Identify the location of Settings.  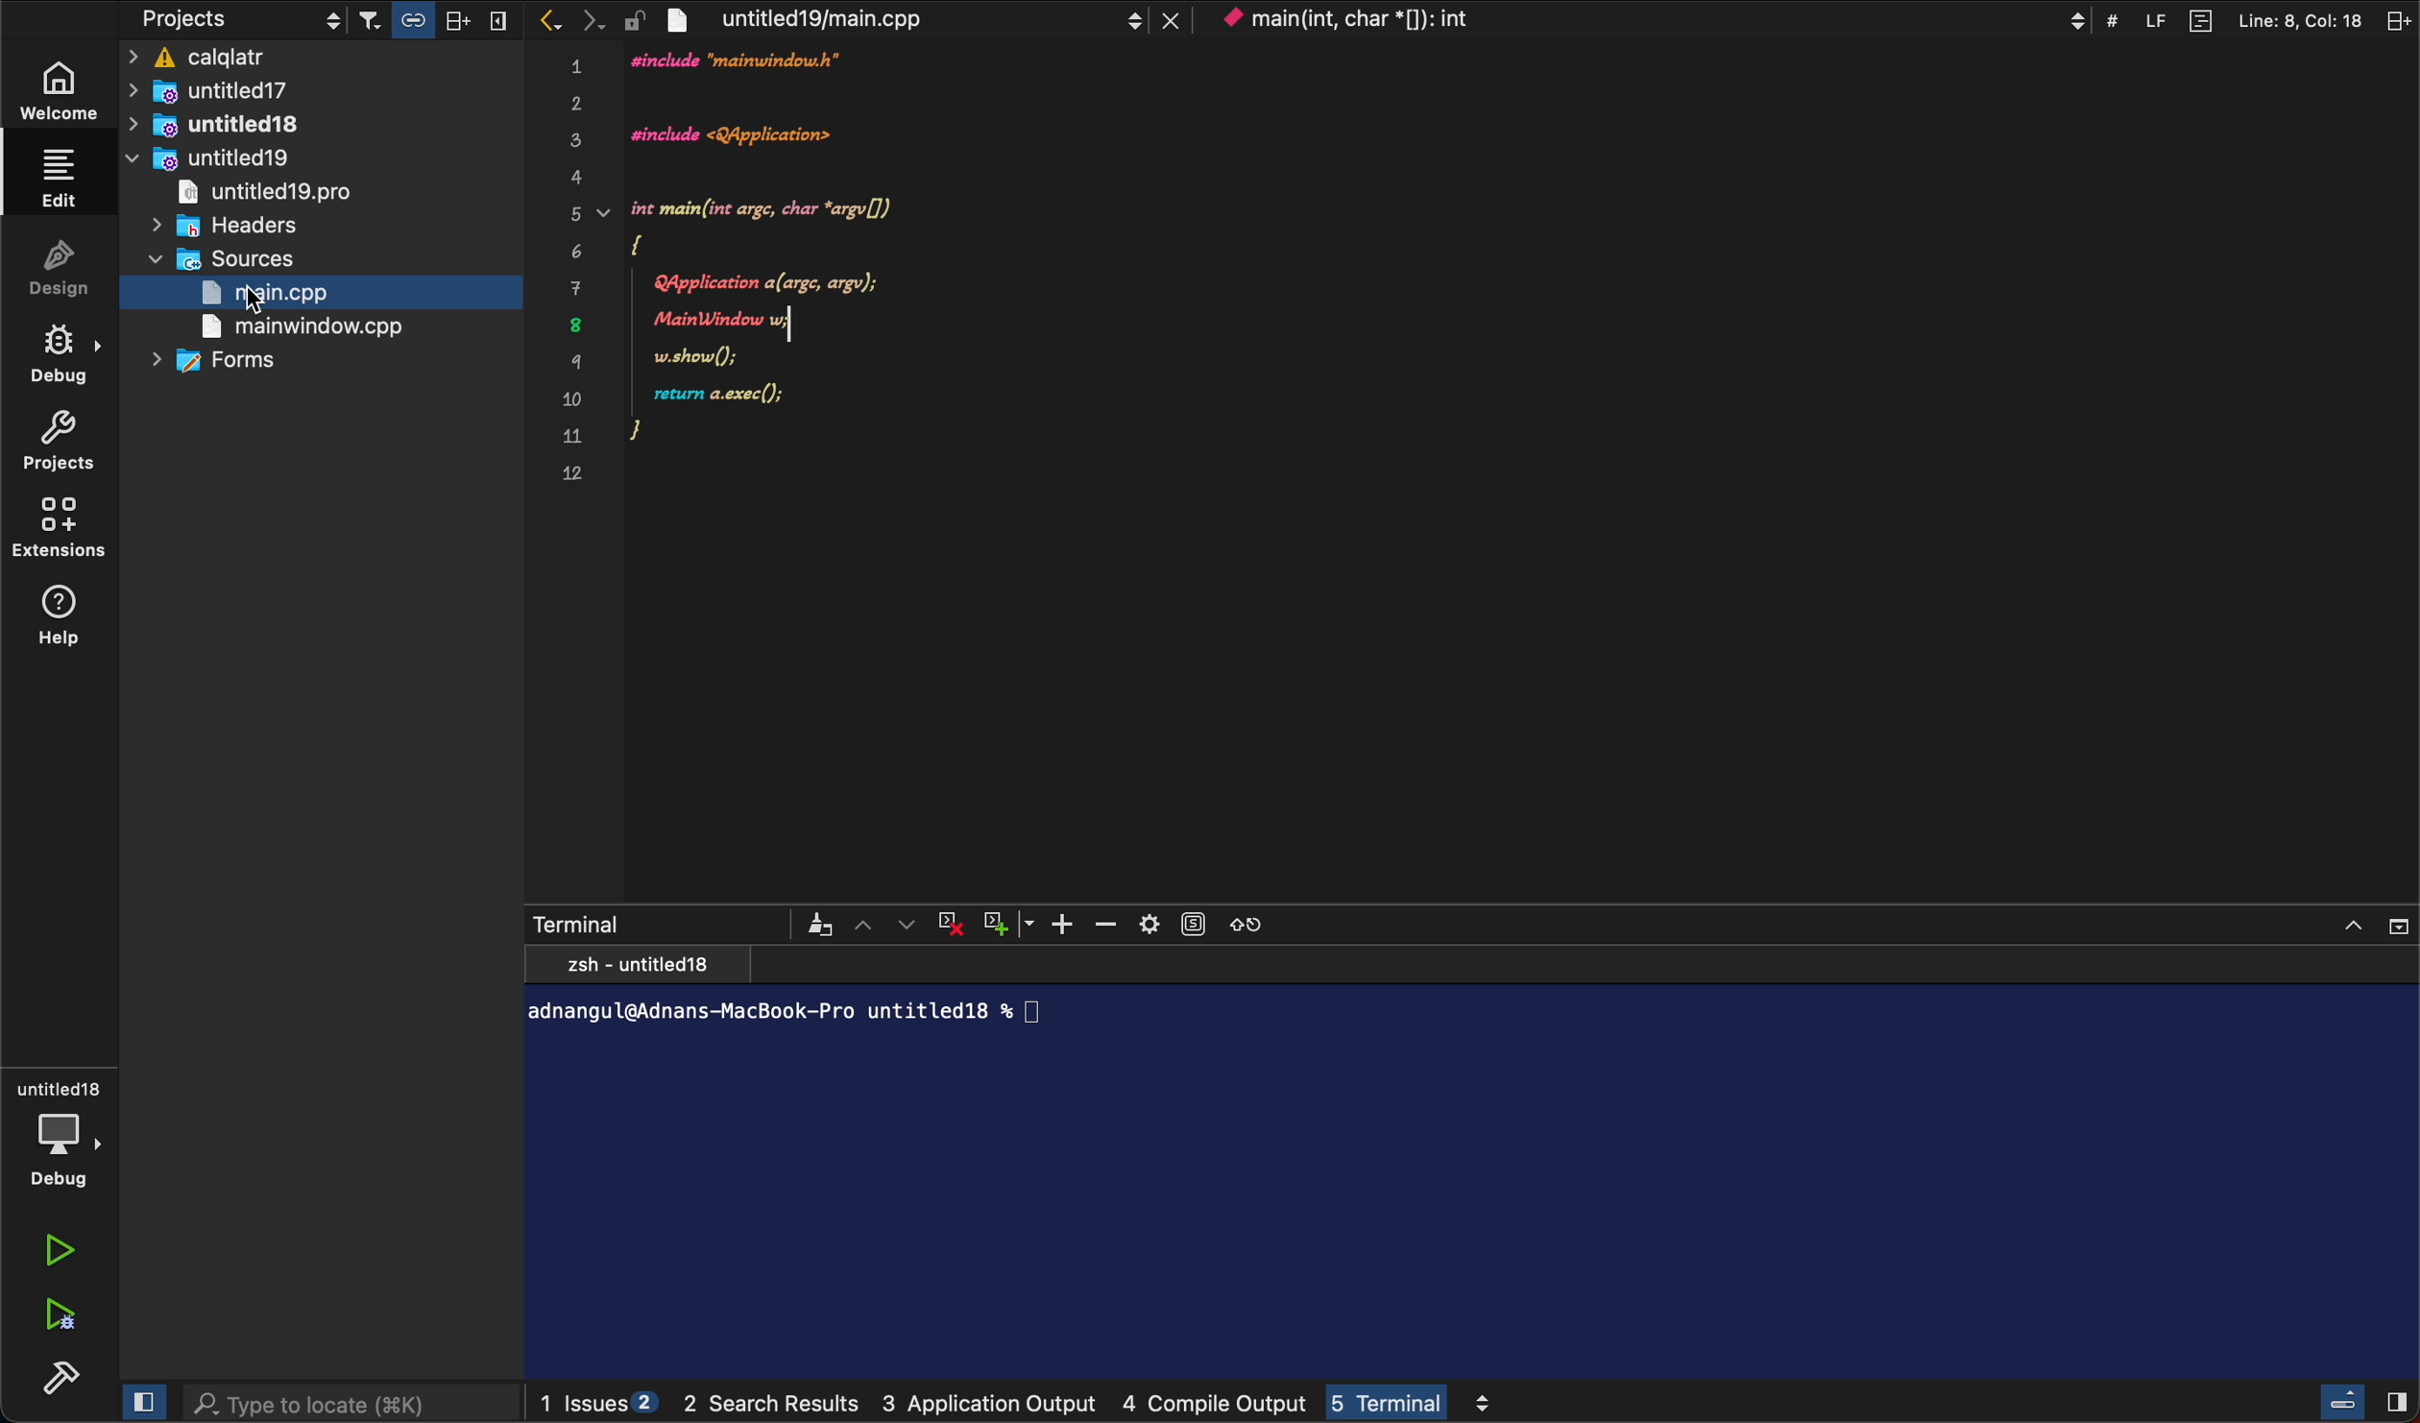
(1149, 922).